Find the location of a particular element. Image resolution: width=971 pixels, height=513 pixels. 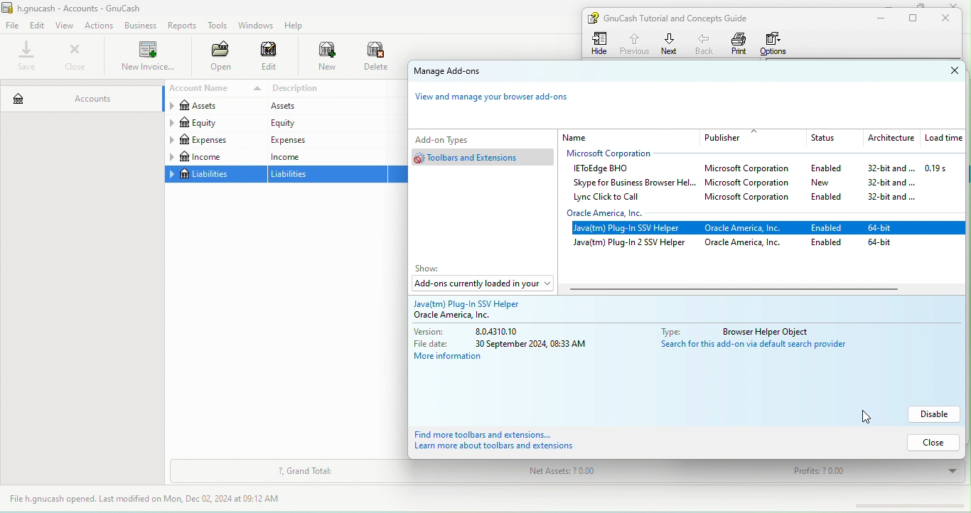

close is located at coordinates (957, 4).